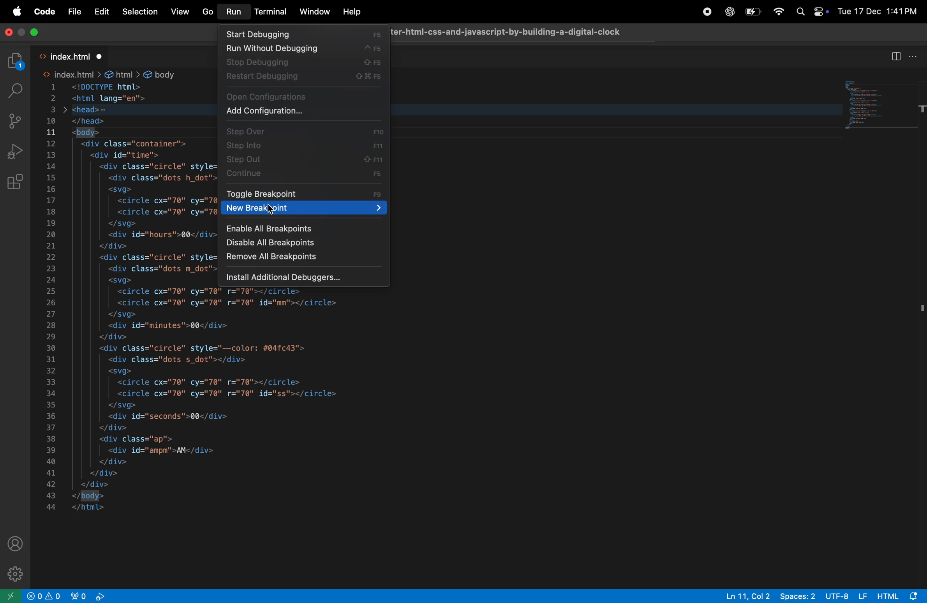 This screenshot has height=603, width=927. Describe the element at coordinates (728, 12) in the screenshot. I see `chatgpt` at that location.